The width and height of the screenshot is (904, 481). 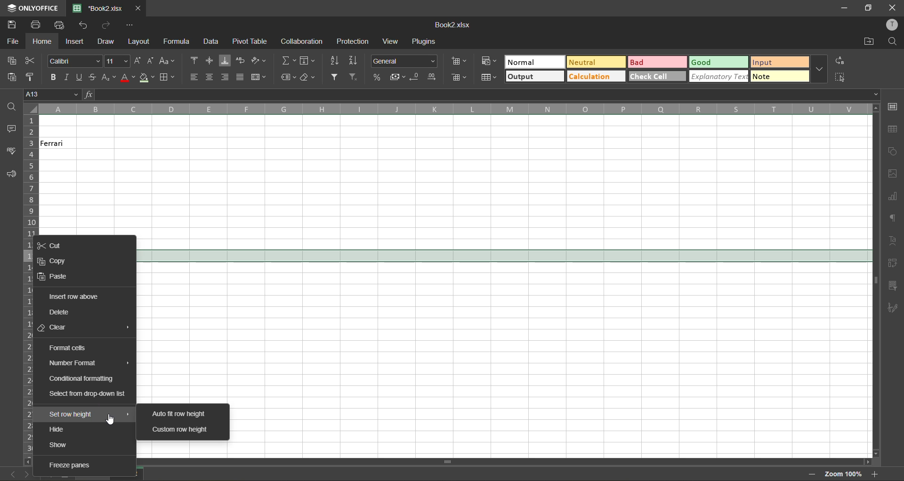 I want to click on show, so click(x=60, y=445).